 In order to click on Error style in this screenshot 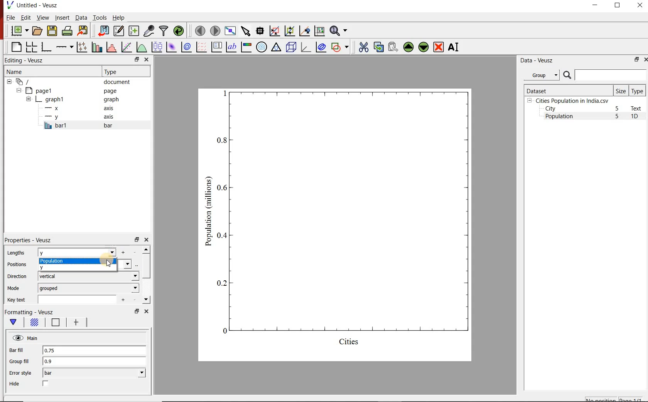, I will do `click(20, 373)`.